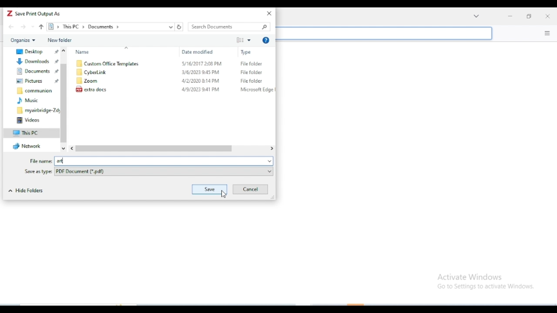 The image size is (557, 313). I want to click on recent locations, so click(33, 27).